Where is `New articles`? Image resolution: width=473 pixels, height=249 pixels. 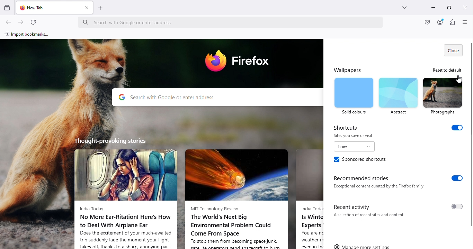 New articles is located at coordinates (309, 195).